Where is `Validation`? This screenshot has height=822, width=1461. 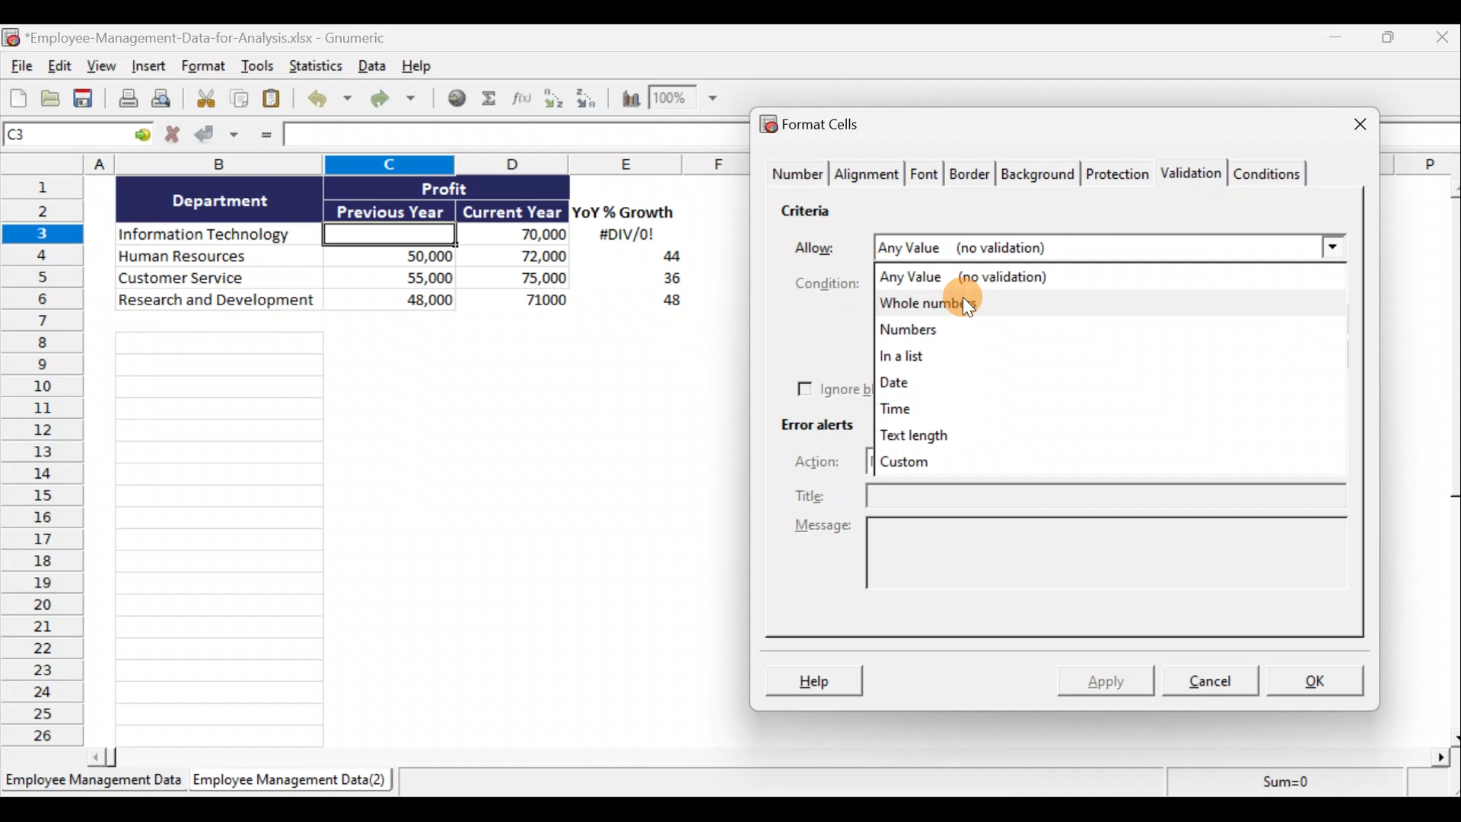
Validation is located at coordinates (1193, 171).